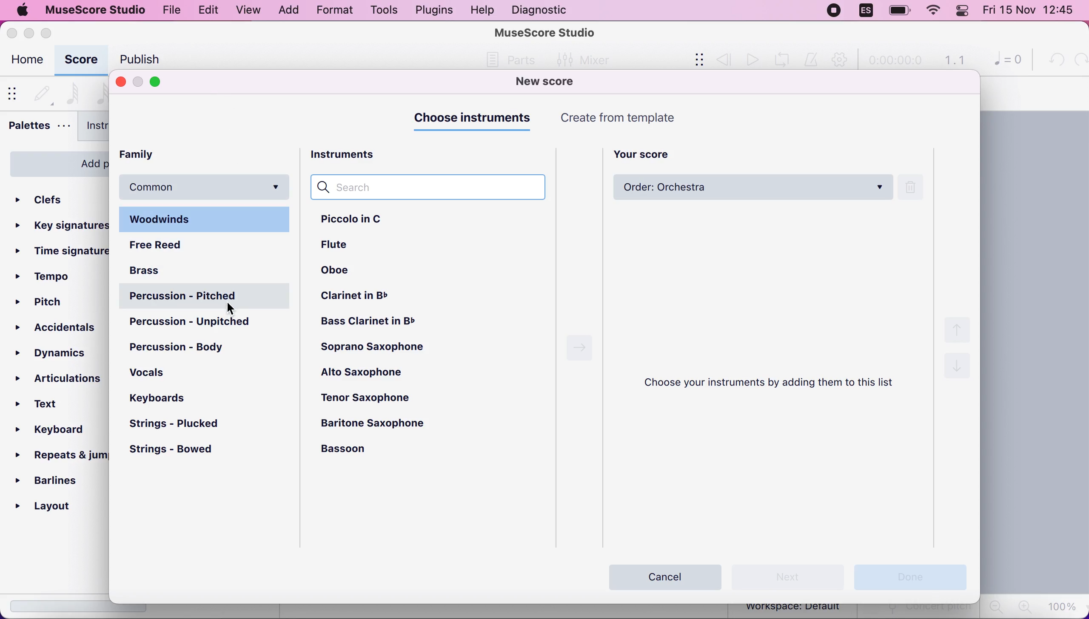 The width and height of the screenshot is (1089, 619). What do you see at coordinates (960, 329) in the screenshot?
I see `up` at bounding box center [960, 329].